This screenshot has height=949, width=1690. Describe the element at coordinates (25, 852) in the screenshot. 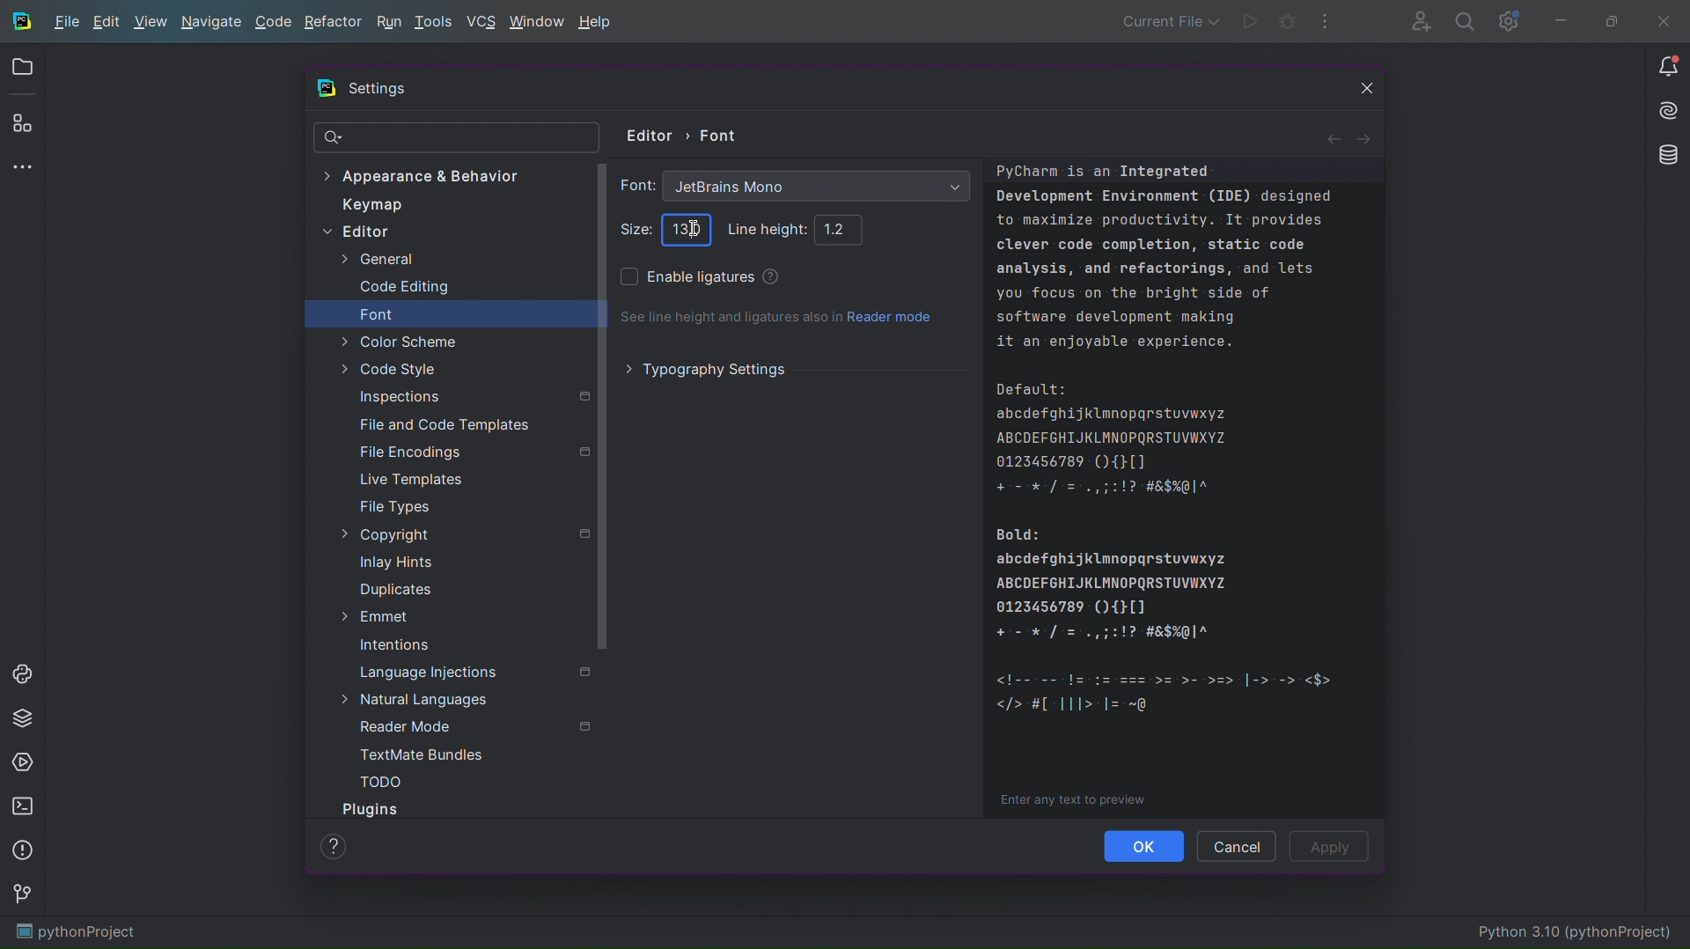

I see `Problems` at that location.